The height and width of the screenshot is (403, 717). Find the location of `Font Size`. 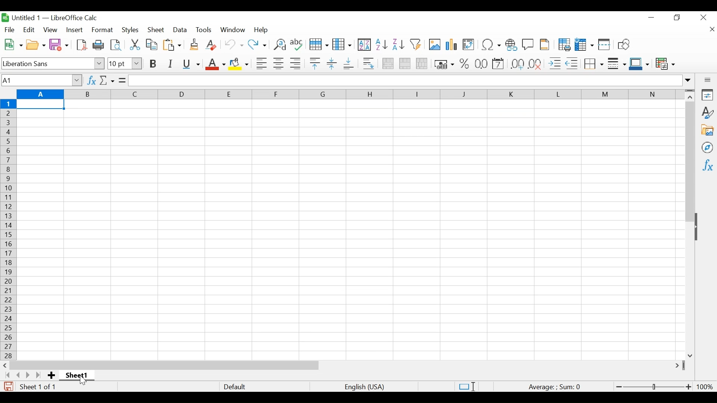

Font Size is located at coordinates (125, 64).